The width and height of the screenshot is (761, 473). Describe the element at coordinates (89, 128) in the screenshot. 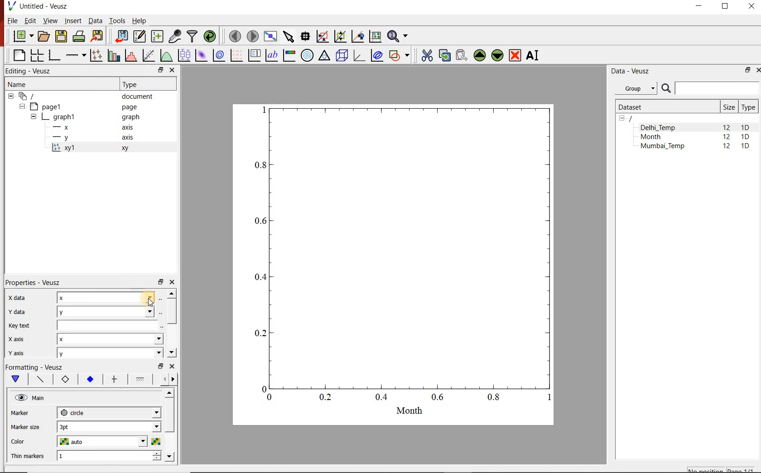

I see `-x axis` at that location.